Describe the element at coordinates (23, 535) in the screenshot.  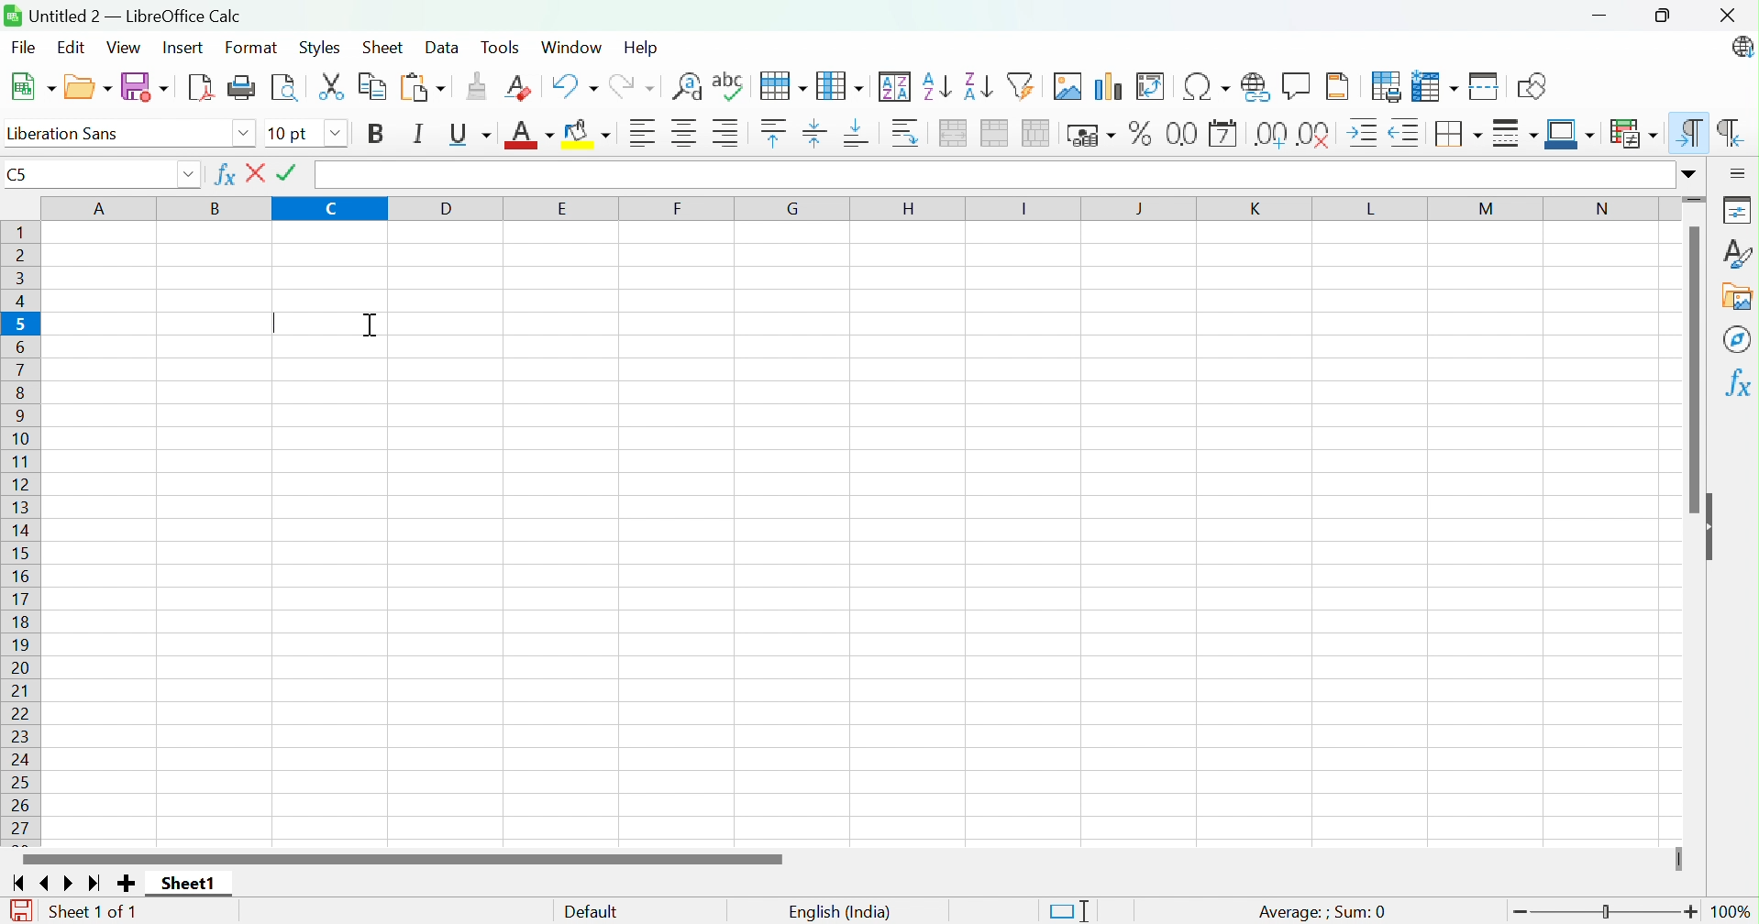
I see `Row names` at that location.